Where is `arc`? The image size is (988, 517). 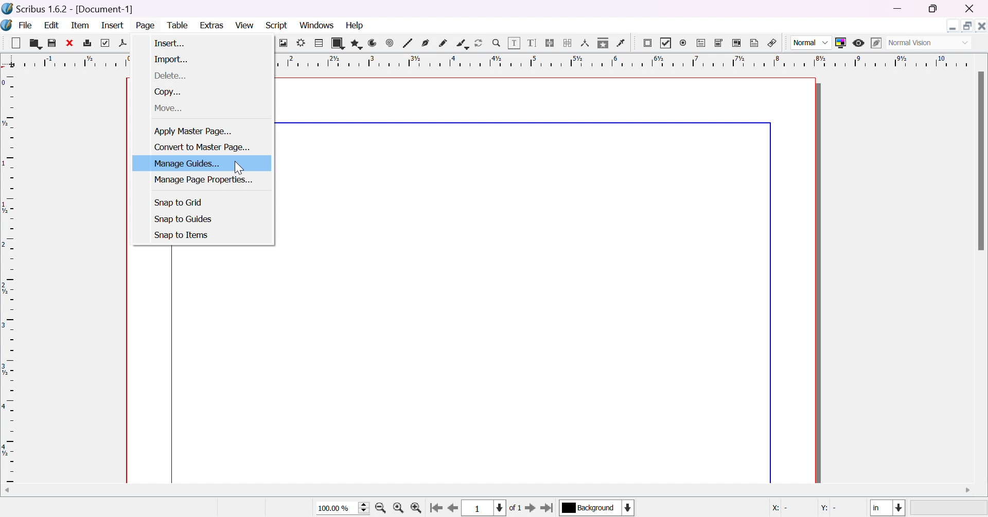
arc is located at coordinates (373, 45).